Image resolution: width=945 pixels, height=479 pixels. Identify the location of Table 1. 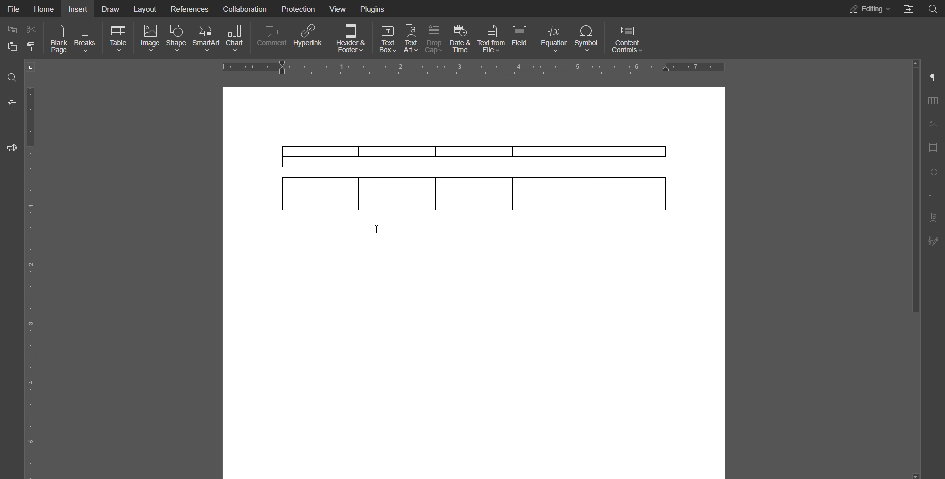
(471, 152).